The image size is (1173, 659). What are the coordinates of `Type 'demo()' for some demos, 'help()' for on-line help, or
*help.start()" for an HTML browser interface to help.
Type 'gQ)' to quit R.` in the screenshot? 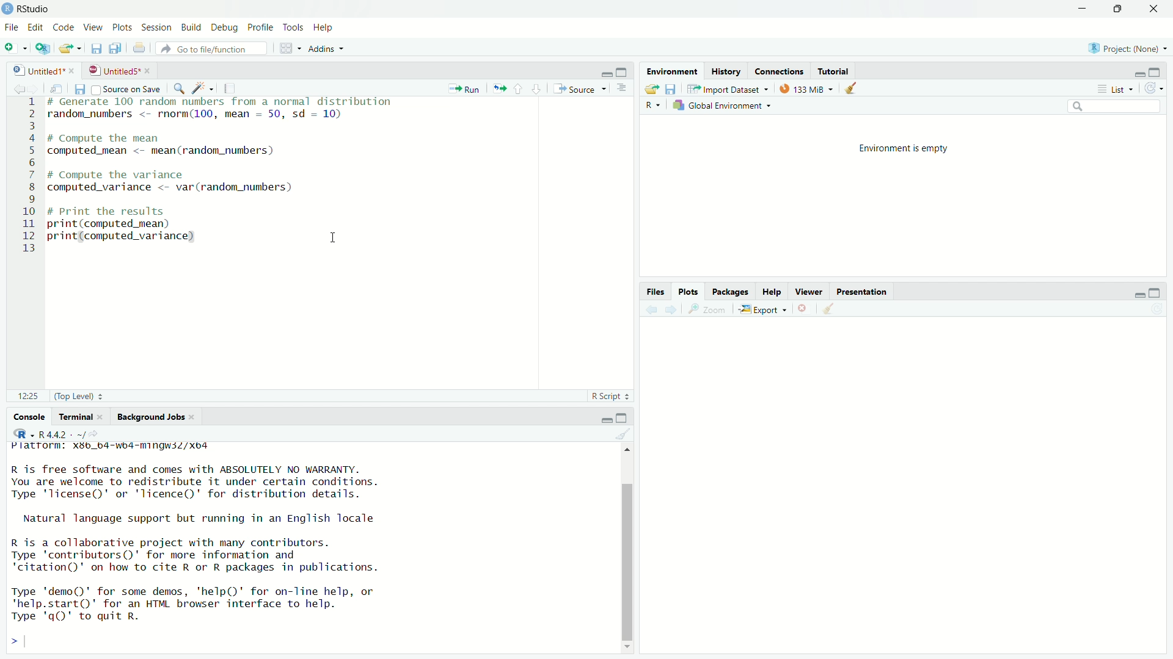 It's located at (220, 604).